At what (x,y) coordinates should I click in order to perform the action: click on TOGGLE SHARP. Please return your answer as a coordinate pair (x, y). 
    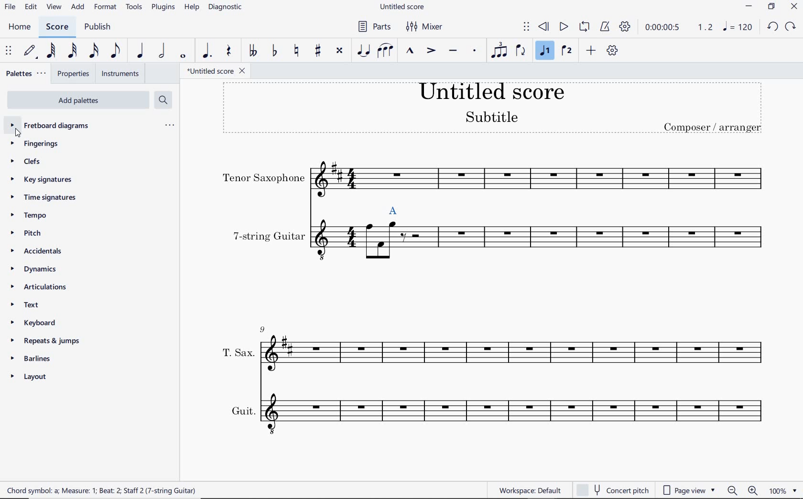
    Looking at the image, I should click on (318, 52).